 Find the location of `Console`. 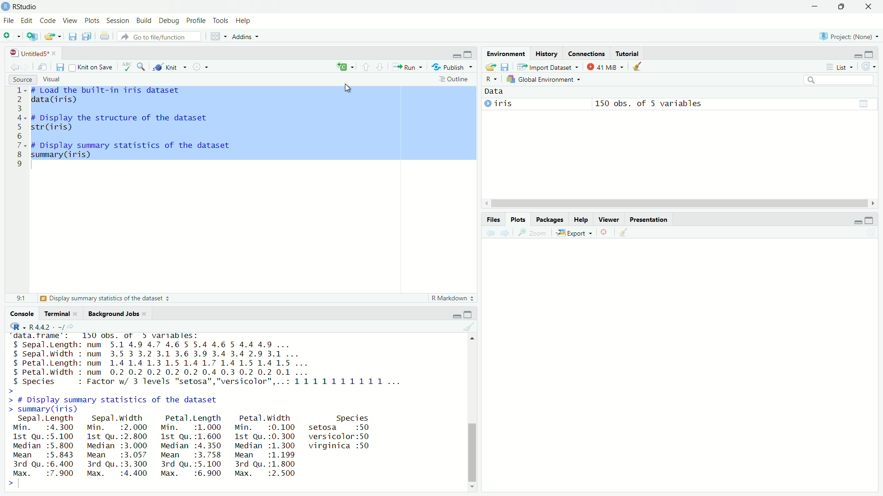

Console is located at coordinates (21, 314).